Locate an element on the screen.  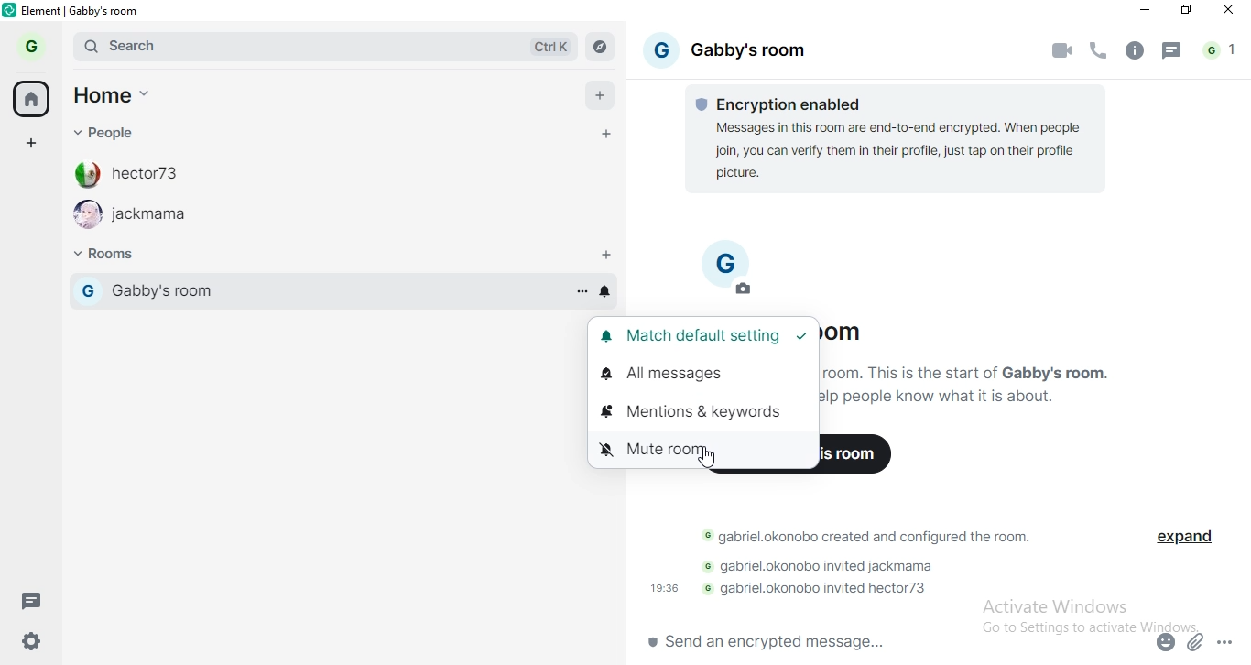
elements is located at coordinates (91, 11).